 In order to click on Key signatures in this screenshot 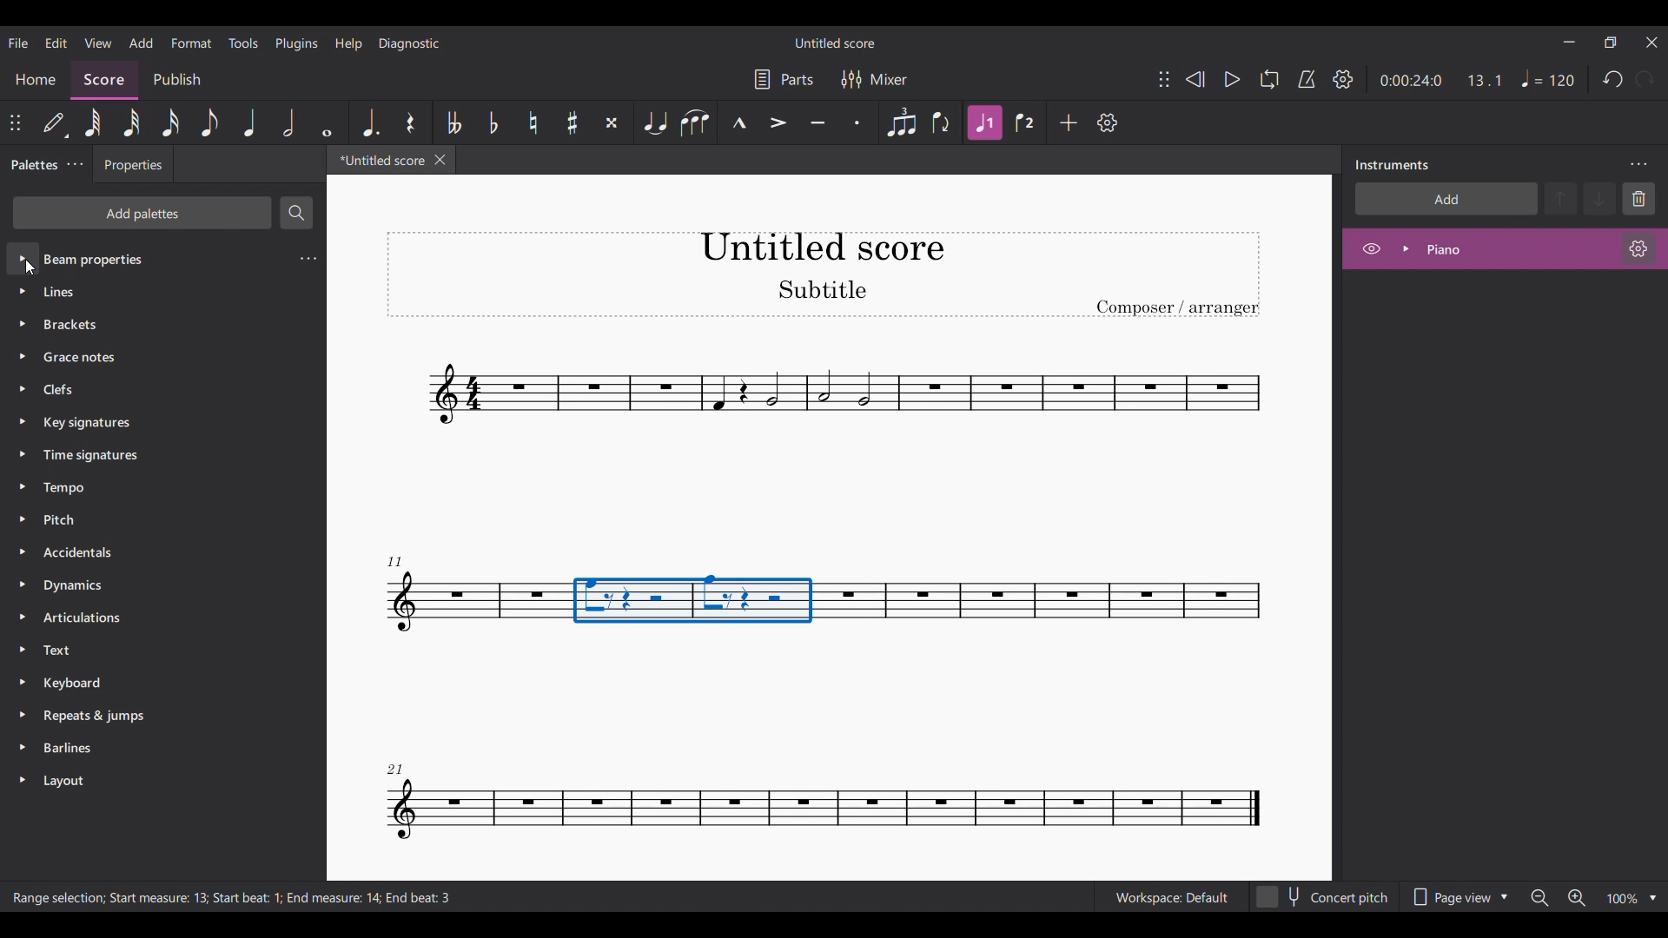, I will do `click(160, 424)`.